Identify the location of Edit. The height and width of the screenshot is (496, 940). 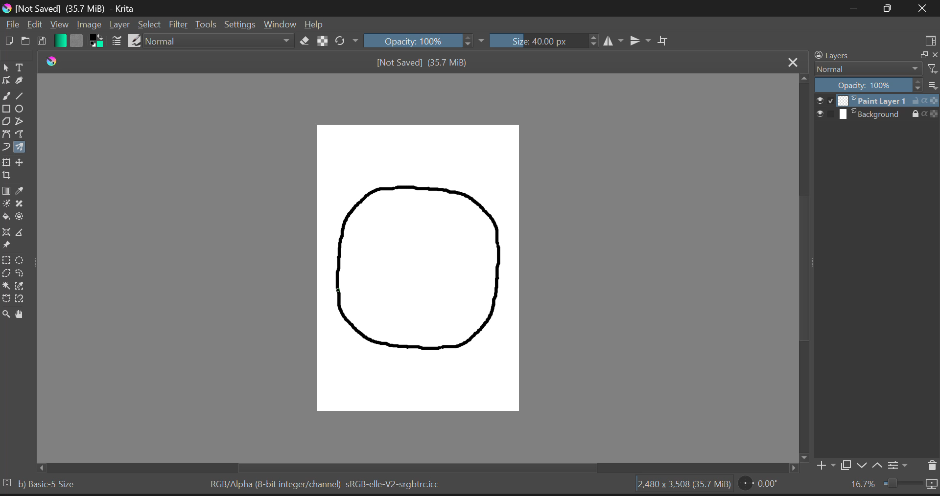
(34, 25).